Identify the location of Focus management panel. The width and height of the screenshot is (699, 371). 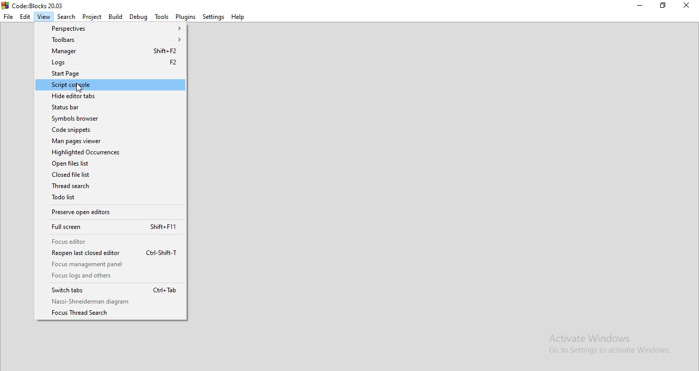
(111, 265).